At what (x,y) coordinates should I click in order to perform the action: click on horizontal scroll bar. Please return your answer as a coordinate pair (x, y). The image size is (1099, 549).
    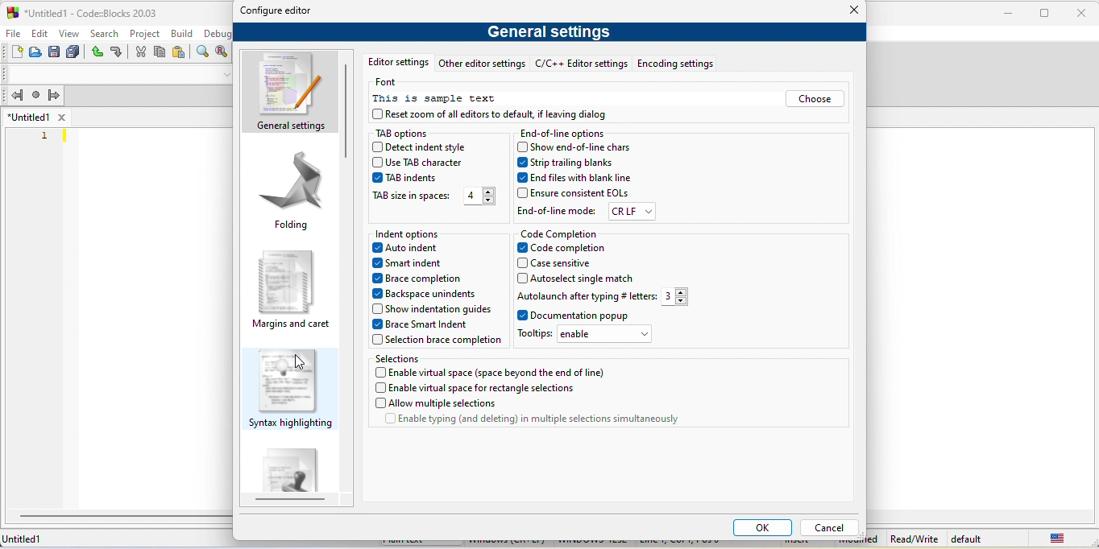
    Looking at the image, I should click on (290, 501).